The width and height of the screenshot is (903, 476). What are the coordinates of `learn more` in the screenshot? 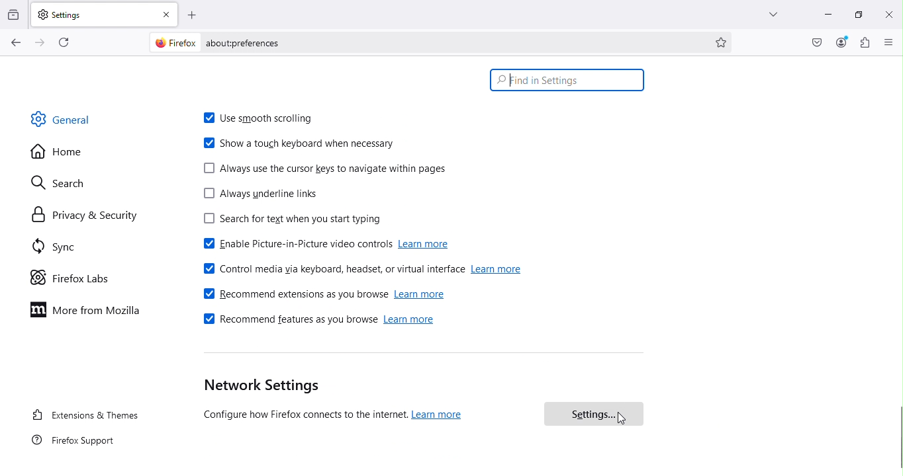 It's located at (439, 415).